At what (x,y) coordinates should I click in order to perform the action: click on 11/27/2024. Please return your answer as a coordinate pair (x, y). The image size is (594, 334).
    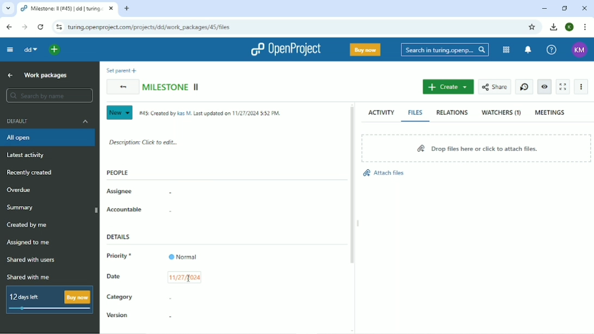
    Looking at the image, I should click on (184, 277).